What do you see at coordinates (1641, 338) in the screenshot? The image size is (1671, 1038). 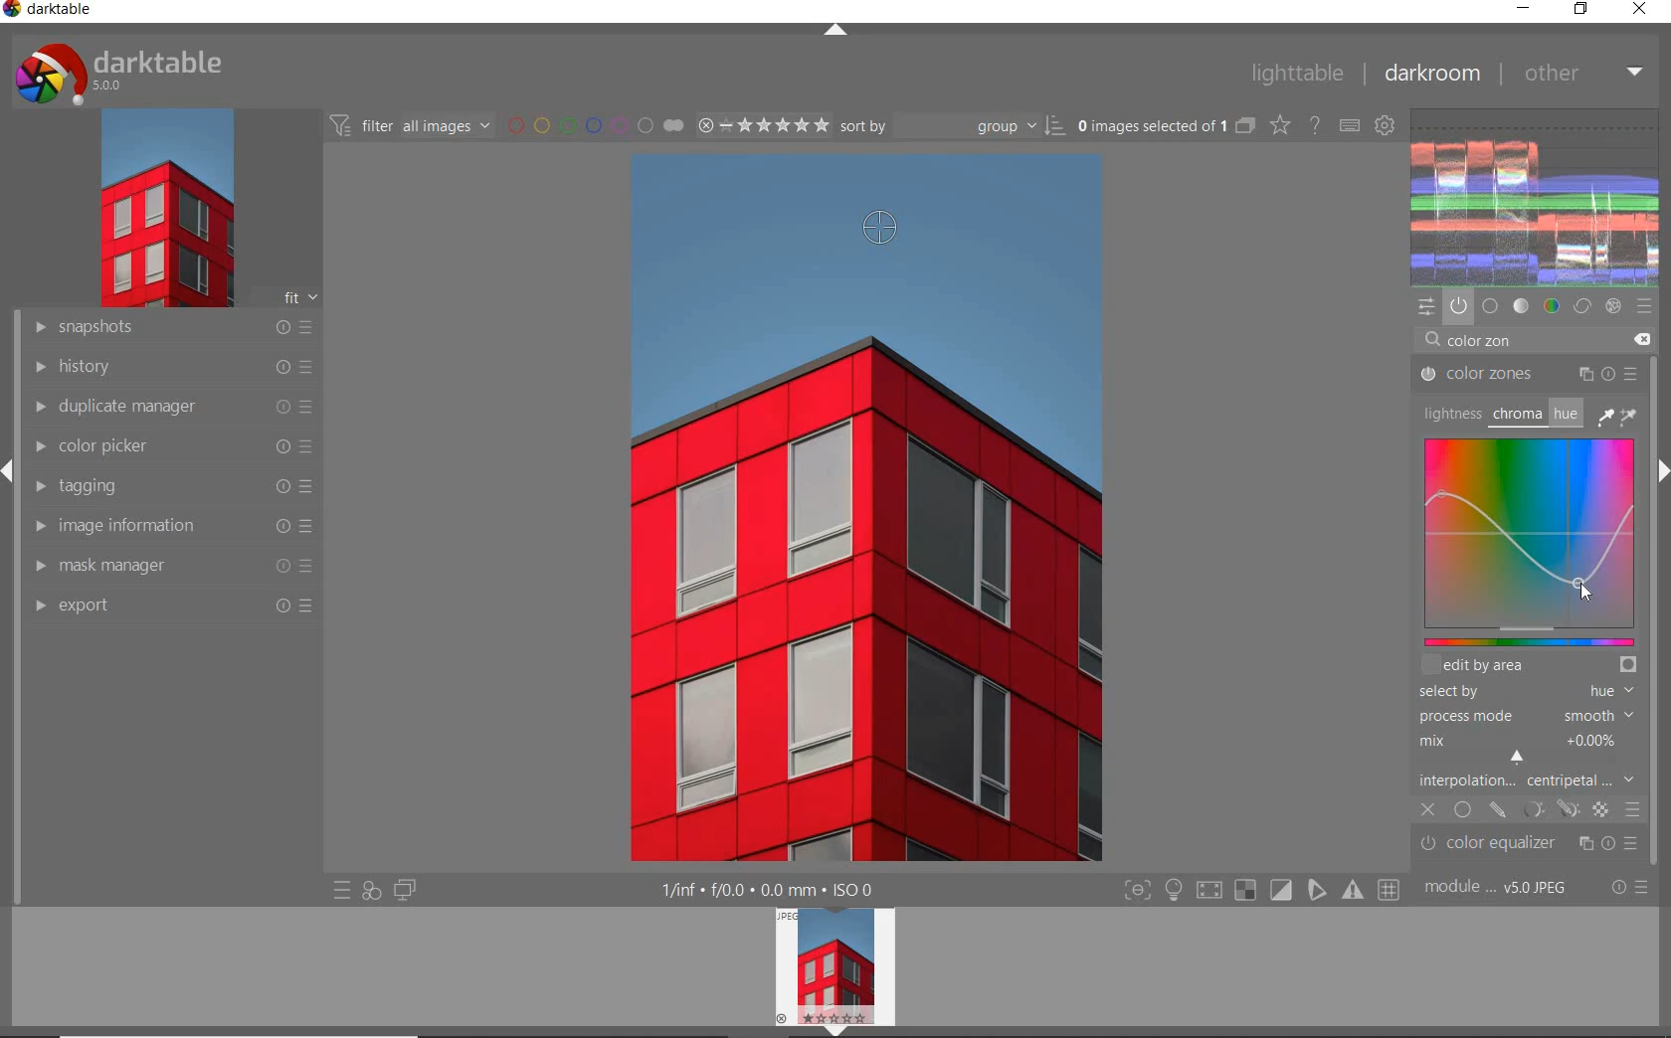 I see `DELETE` at bounding box center [1641, 338].